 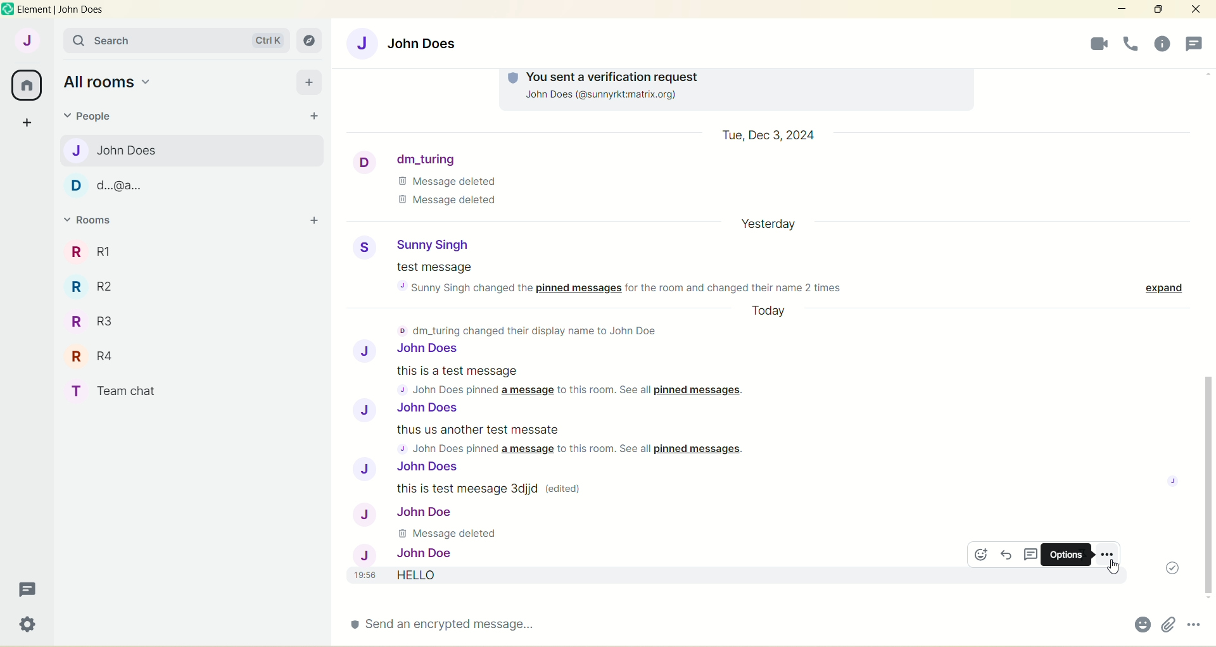 What do you see at coordinates (62, 10) in the screenshot?
I see `Element | John Does ` at bounding box center [62, 10].